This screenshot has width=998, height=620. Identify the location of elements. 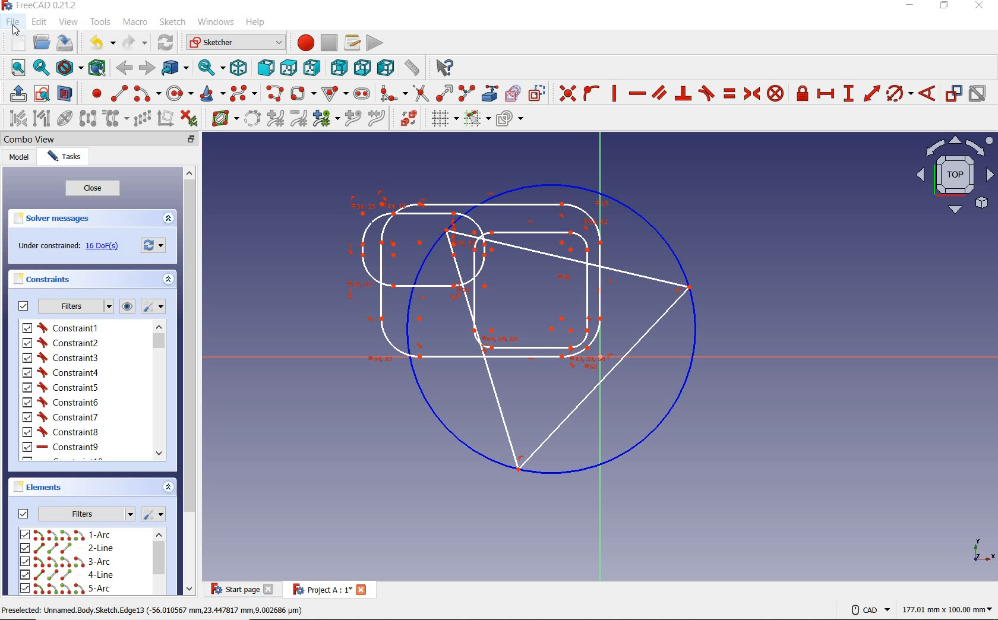
(42, 488).